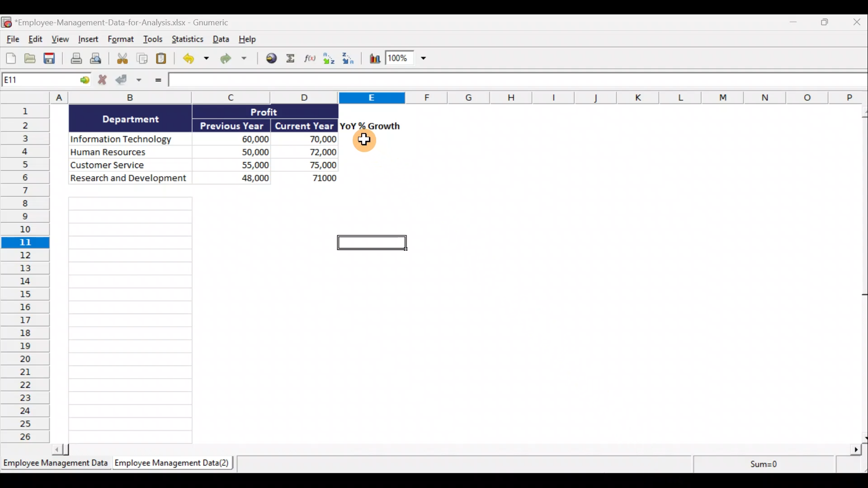 This screenshot has height=488, width=868. Describe the element at coordinates (142, 59) in the screenshot. I see `Copy selection` at that location.